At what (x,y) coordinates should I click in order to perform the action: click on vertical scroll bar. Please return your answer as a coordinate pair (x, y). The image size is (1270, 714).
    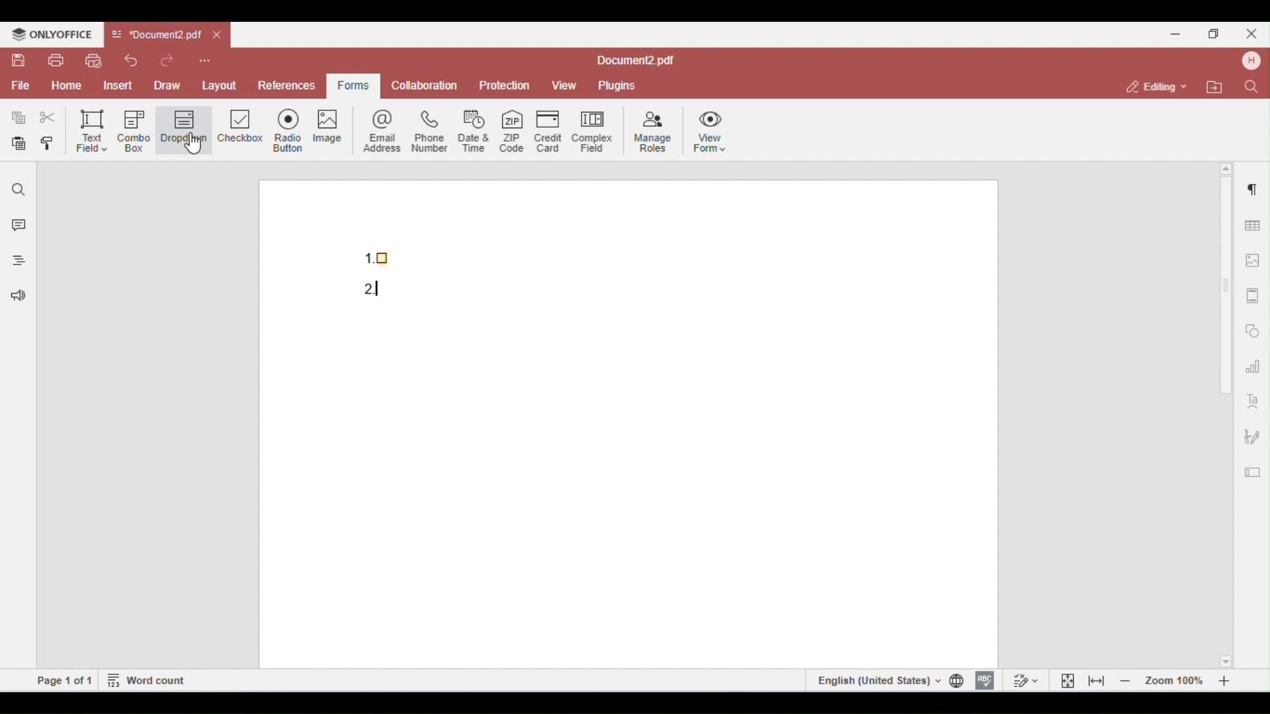
    Looking at the image, I should click on (1227, 295).